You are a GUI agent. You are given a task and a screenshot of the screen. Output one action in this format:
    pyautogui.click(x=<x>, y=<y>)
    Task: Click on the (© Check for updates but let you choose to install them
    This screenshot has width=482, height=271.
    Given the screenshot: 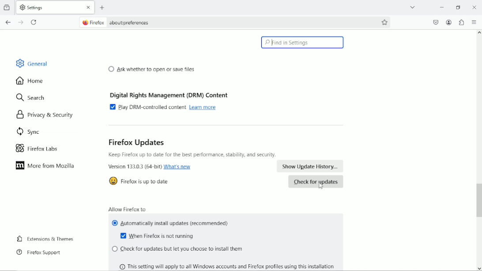 What is the action you would take?
    pyautogui.click(x=177, y=249)
    